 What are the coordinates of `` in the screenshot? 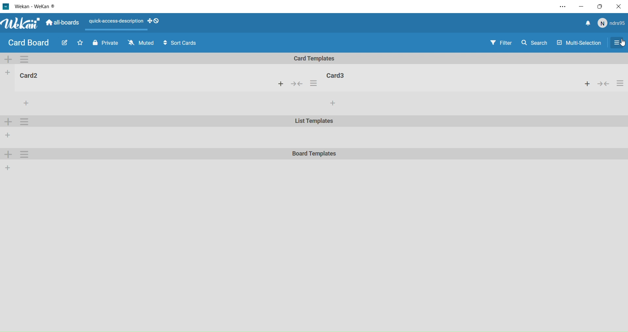 It's located at (40, 80).